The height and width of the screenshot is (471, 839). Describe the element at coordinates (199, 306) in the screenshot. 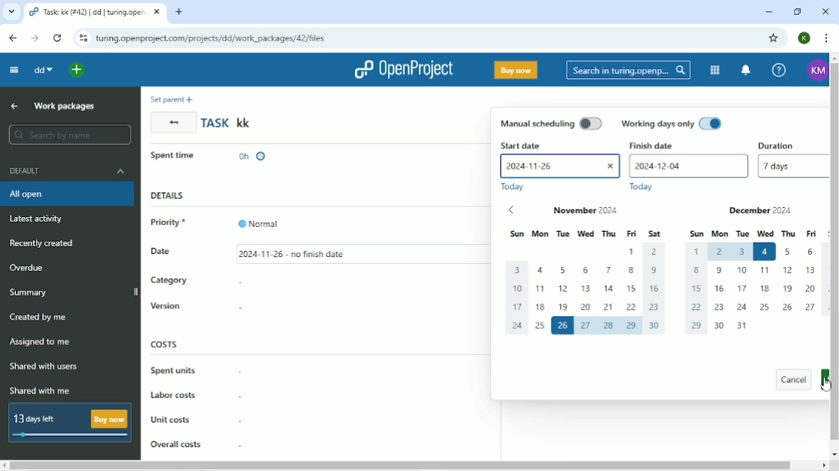

I see `Version` at that location.